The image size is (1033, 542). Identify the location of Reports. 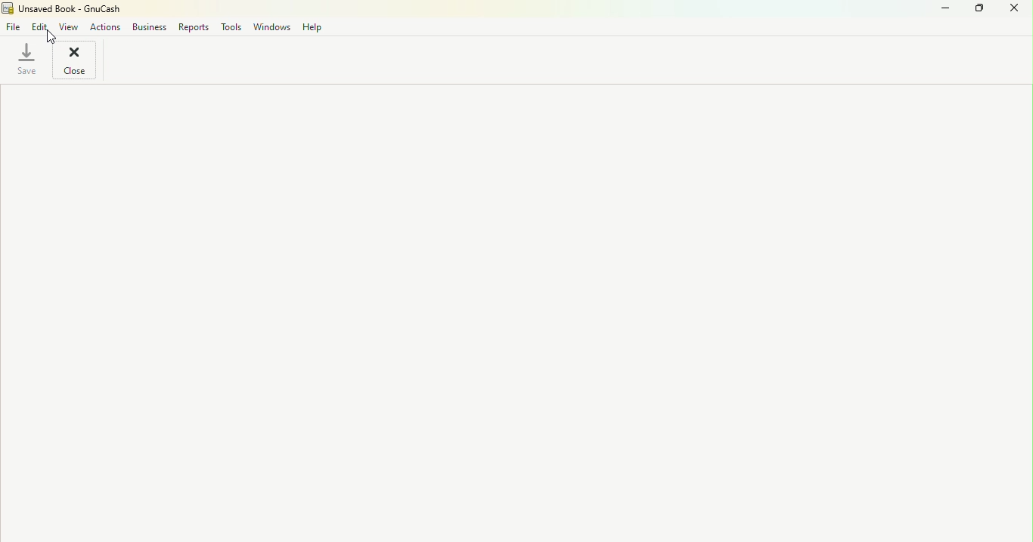
(194, 27).